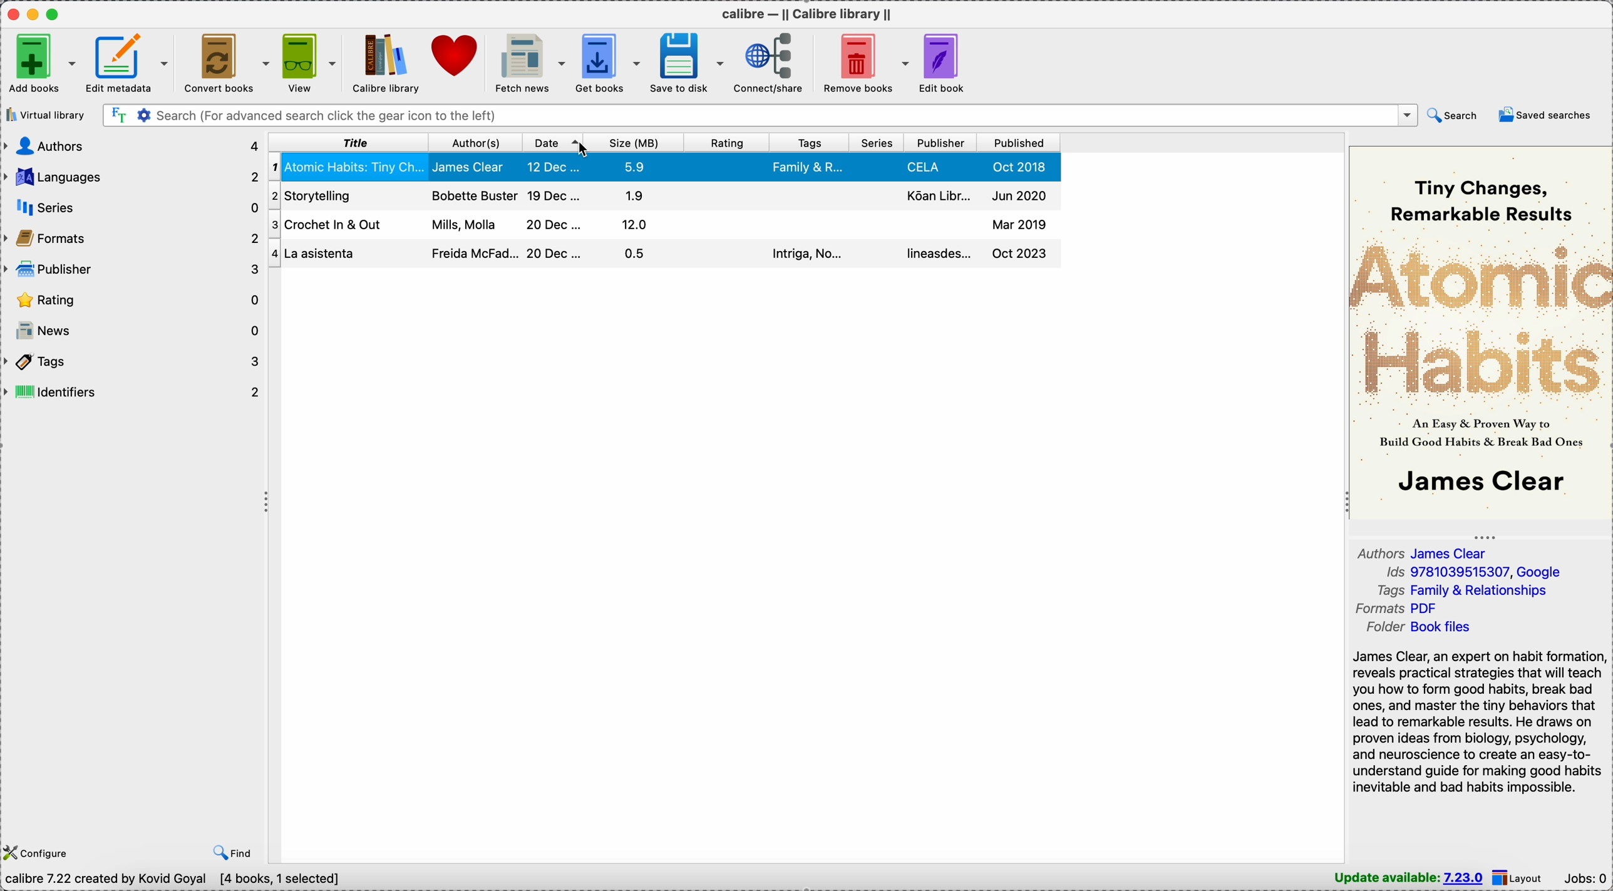 This screenshot has height=891, width=1613. What do you see at coordinates (456, 58) in the screenshot?
I see `donate` at bounding box center [456, 58].